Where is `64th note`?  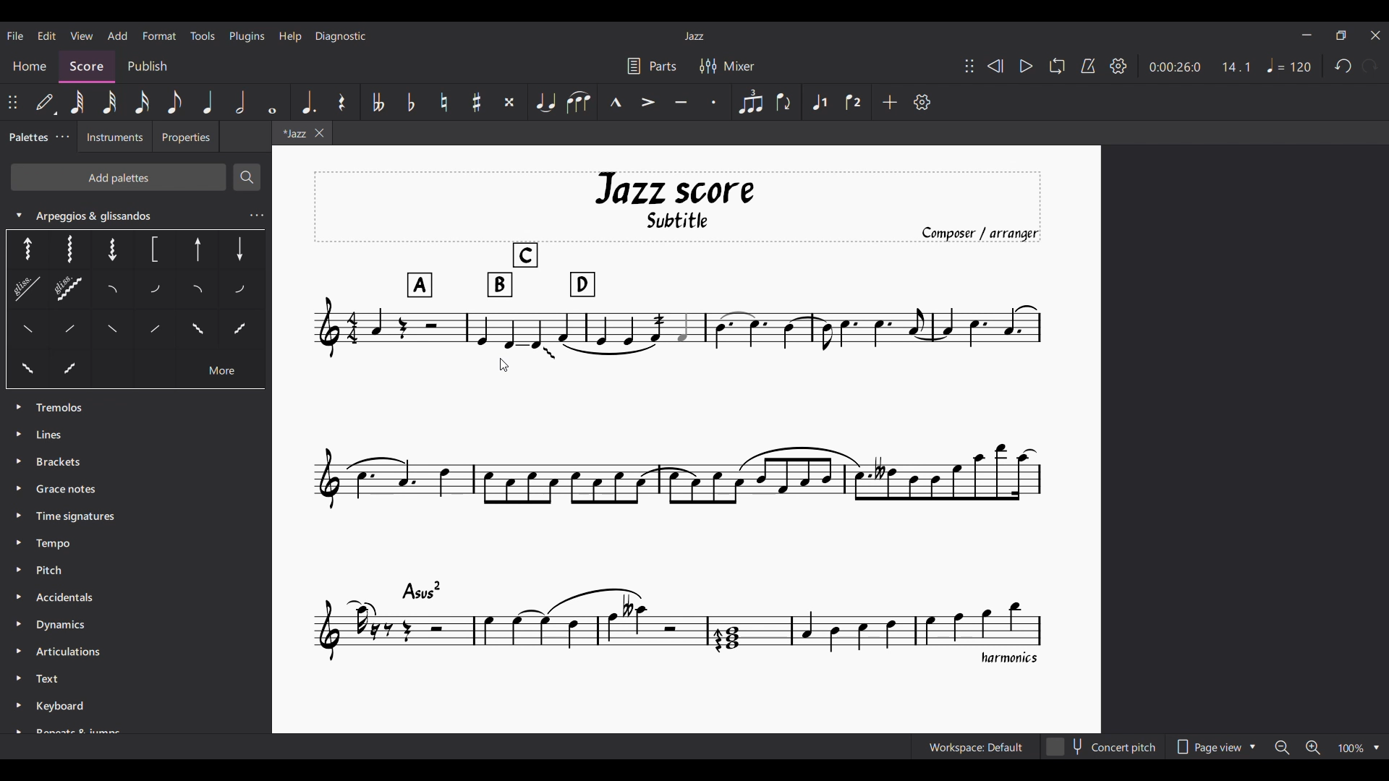
64th note is located at coordinates (77, 101).